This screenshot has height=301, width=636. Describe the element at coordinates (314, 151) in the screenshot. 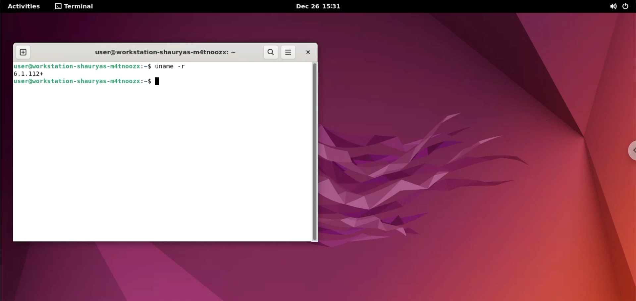

I see `scrollbar navigation` at that location.